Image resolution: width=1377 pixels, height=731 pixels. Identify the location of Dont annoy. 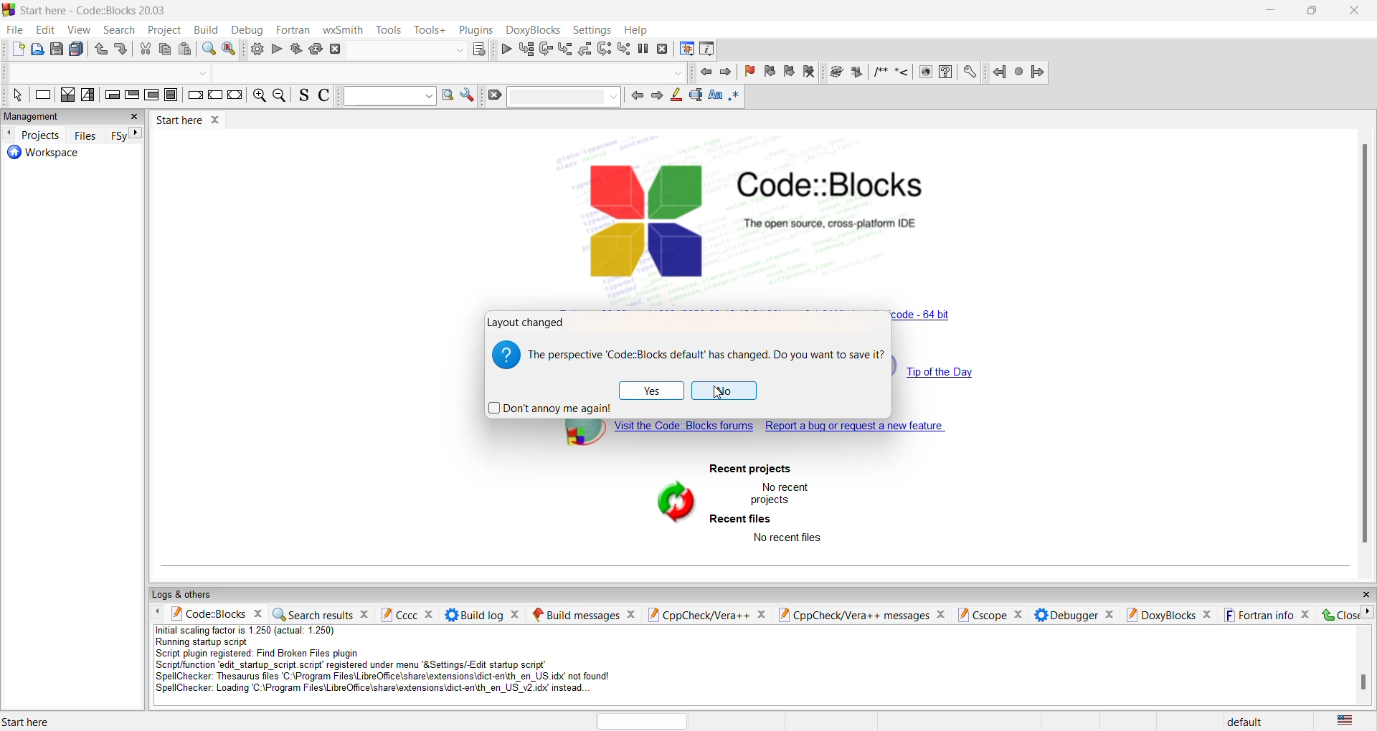
(551, 408).